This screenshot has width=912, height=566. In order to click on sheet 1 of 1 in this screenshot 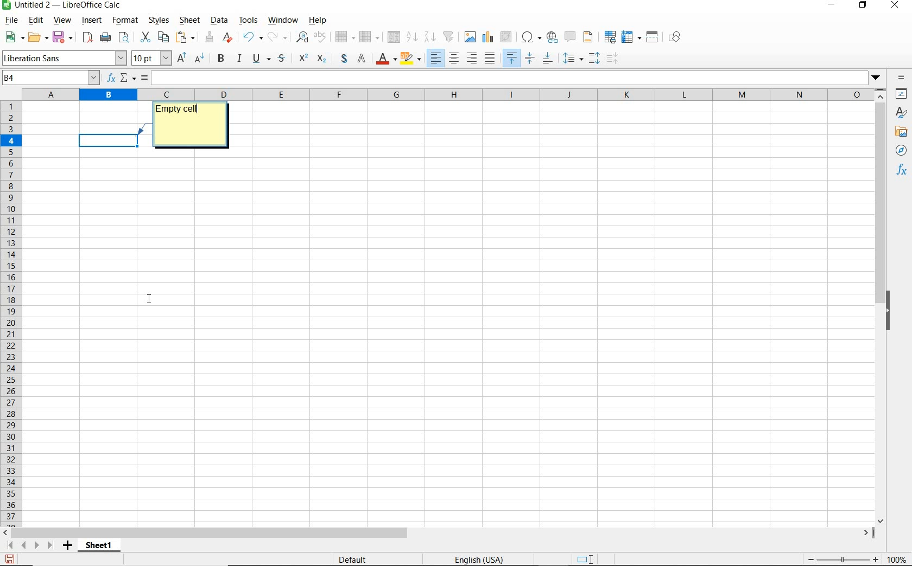, I will do `click(44, 561)`.